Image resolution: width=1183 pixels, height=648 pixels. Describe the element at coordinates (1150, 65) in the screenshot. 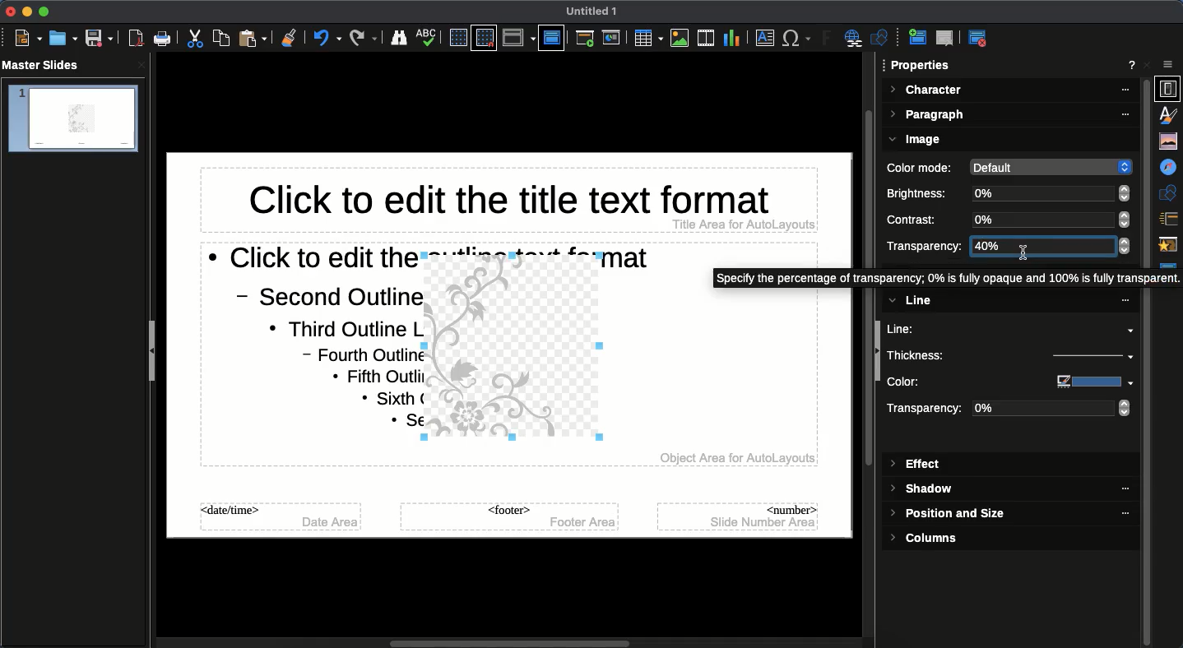

I see `Close` at that location.